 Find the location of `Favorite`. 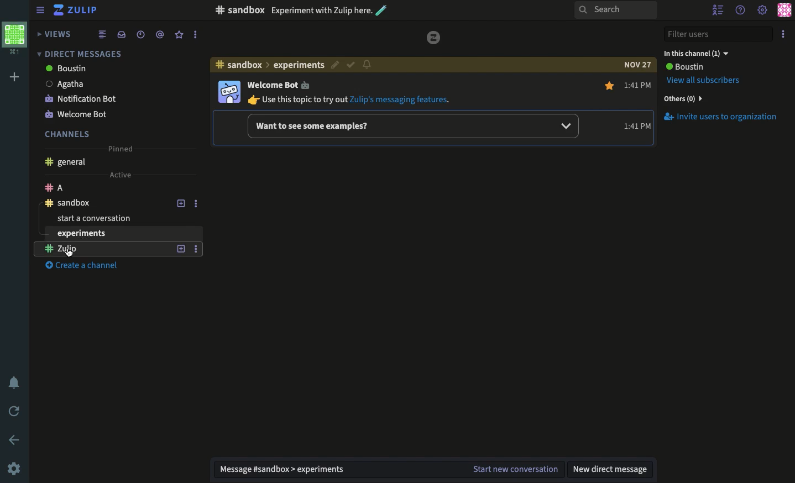

Favorite is located at coordinates (180, 34).